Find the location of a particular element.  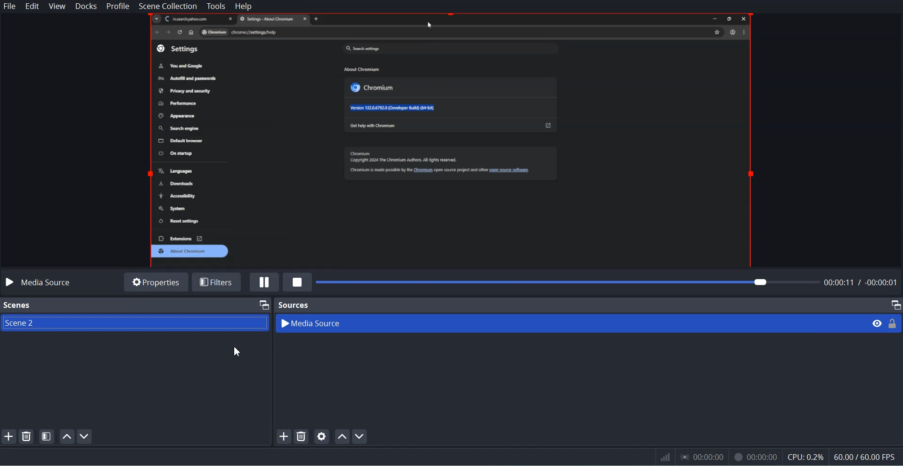

Tools is located at coordinates (215, 6).